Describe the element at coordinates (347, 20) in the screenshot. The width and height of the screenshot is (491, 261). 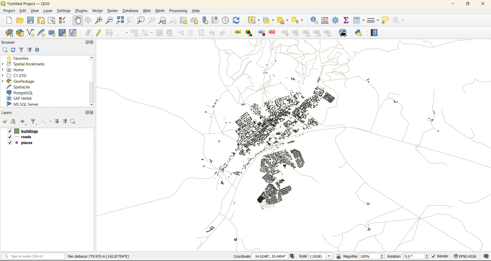
I see `statistical summary` at that location.